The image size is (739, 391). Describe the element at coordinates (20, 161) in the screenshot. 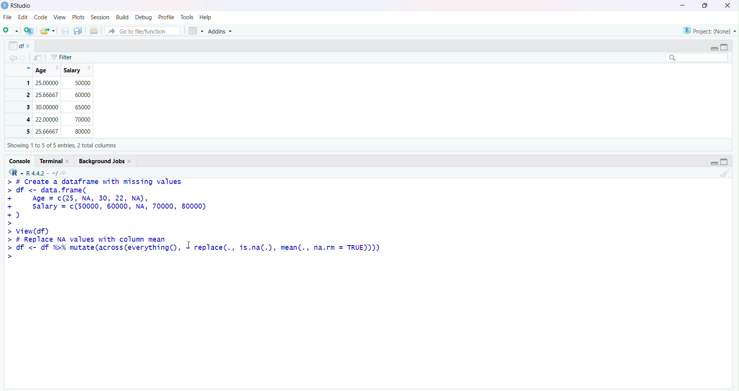

I see `Console` at that location.